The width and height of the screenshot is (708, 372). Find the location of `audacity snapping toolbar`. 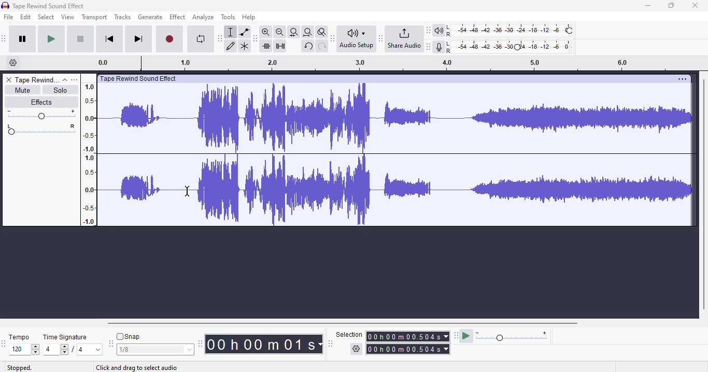

audacity snapping toolbar is located at coordinates (110, 343).